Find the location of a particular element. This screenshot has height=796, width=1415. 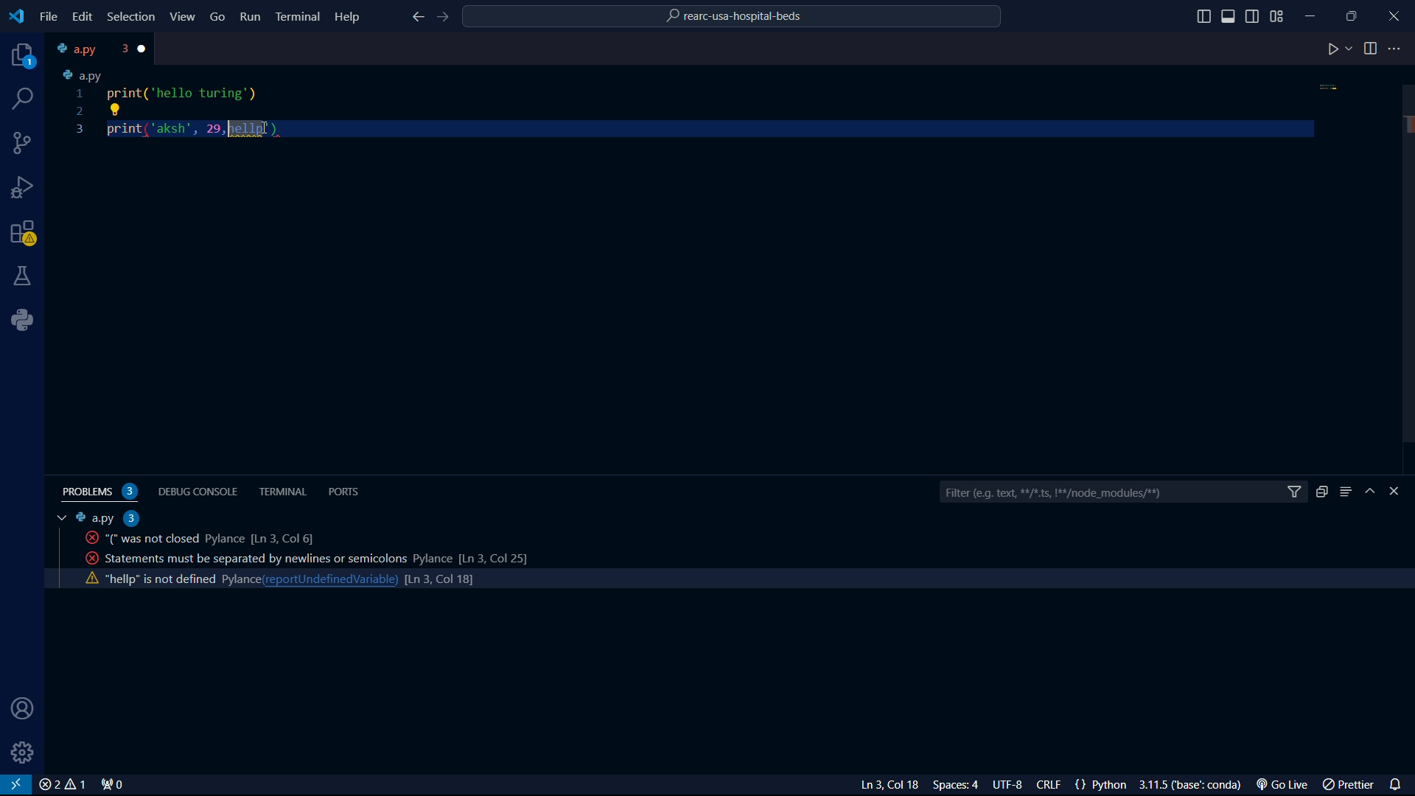

ports is located at coordinates (347, 491).